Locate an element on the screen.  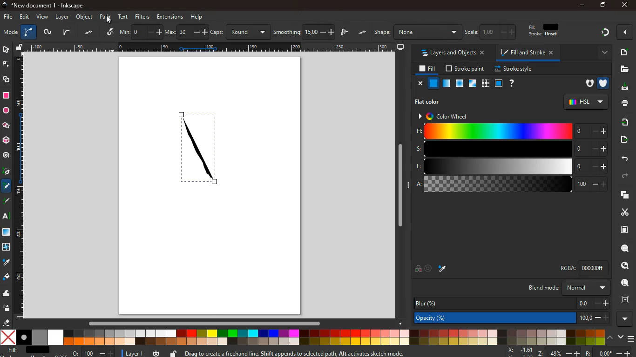
*New document 1 - Inkscape is located at coordinates (42, 6).